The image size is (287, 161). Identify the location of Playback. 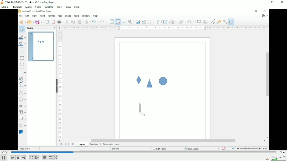
(17, 7).